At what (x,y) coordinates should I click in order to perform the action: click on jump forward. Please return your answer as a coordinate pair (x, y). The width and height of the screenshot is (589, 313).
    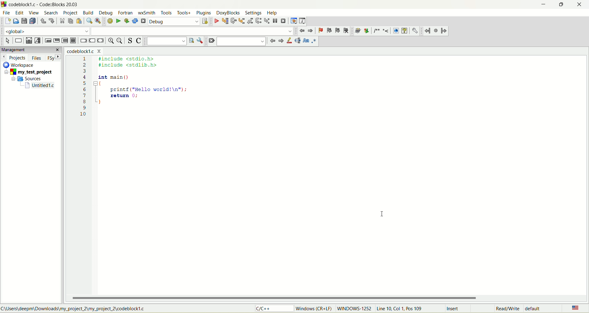
    Looking at the image, I should click on (444, 32).